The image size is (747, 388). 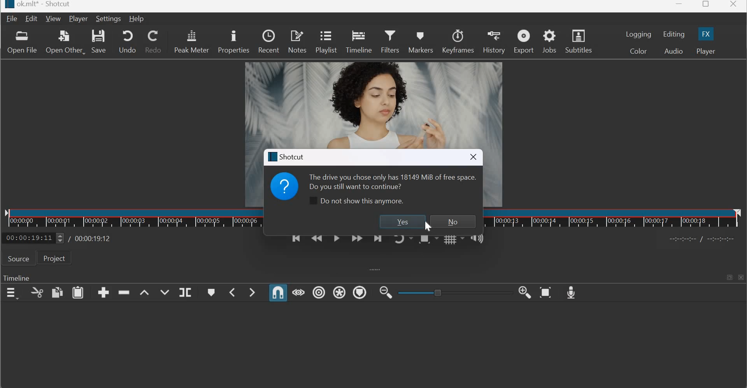 What do you see at coordinates (299, 292) in the screenshot?
I see `Scrub while dragging` at bounding box center [299, 292].